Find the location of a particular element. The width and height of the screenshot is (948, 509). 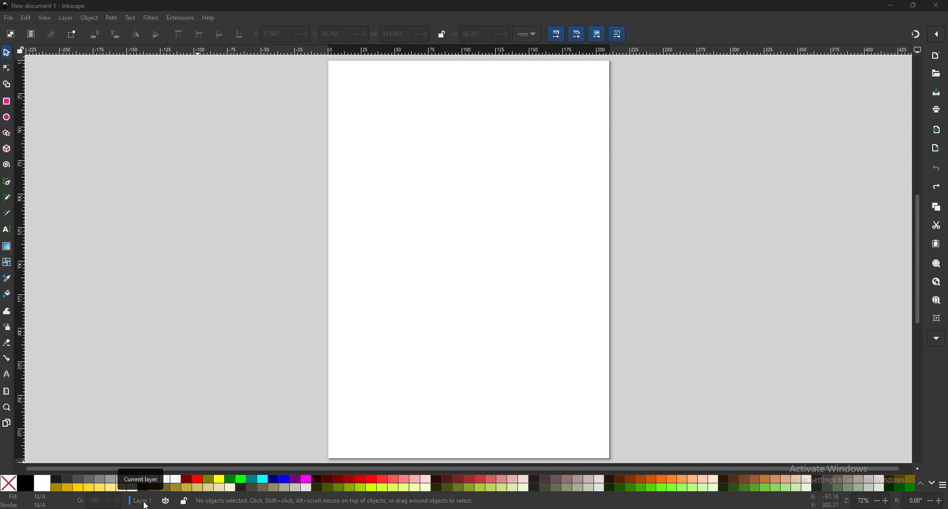

increase is located at coordinates (305, 34).